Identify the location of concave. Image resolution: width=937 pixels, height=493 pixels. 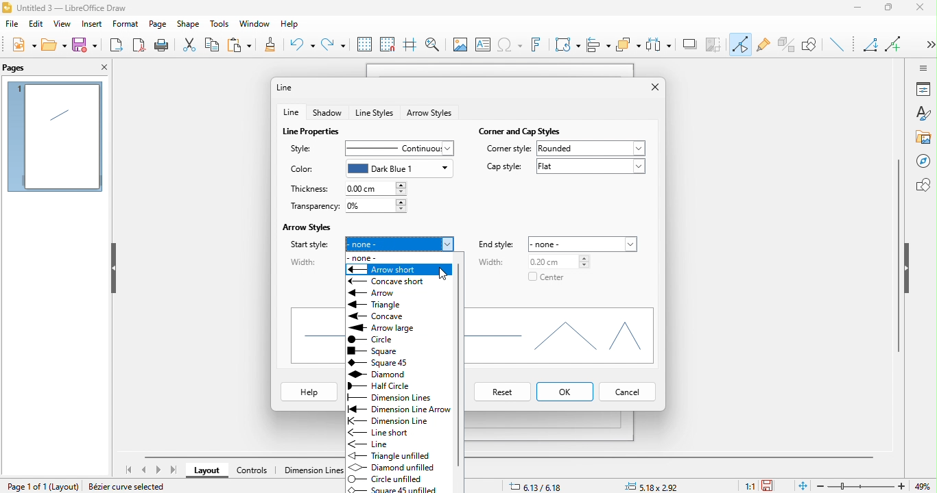
(385, 315).